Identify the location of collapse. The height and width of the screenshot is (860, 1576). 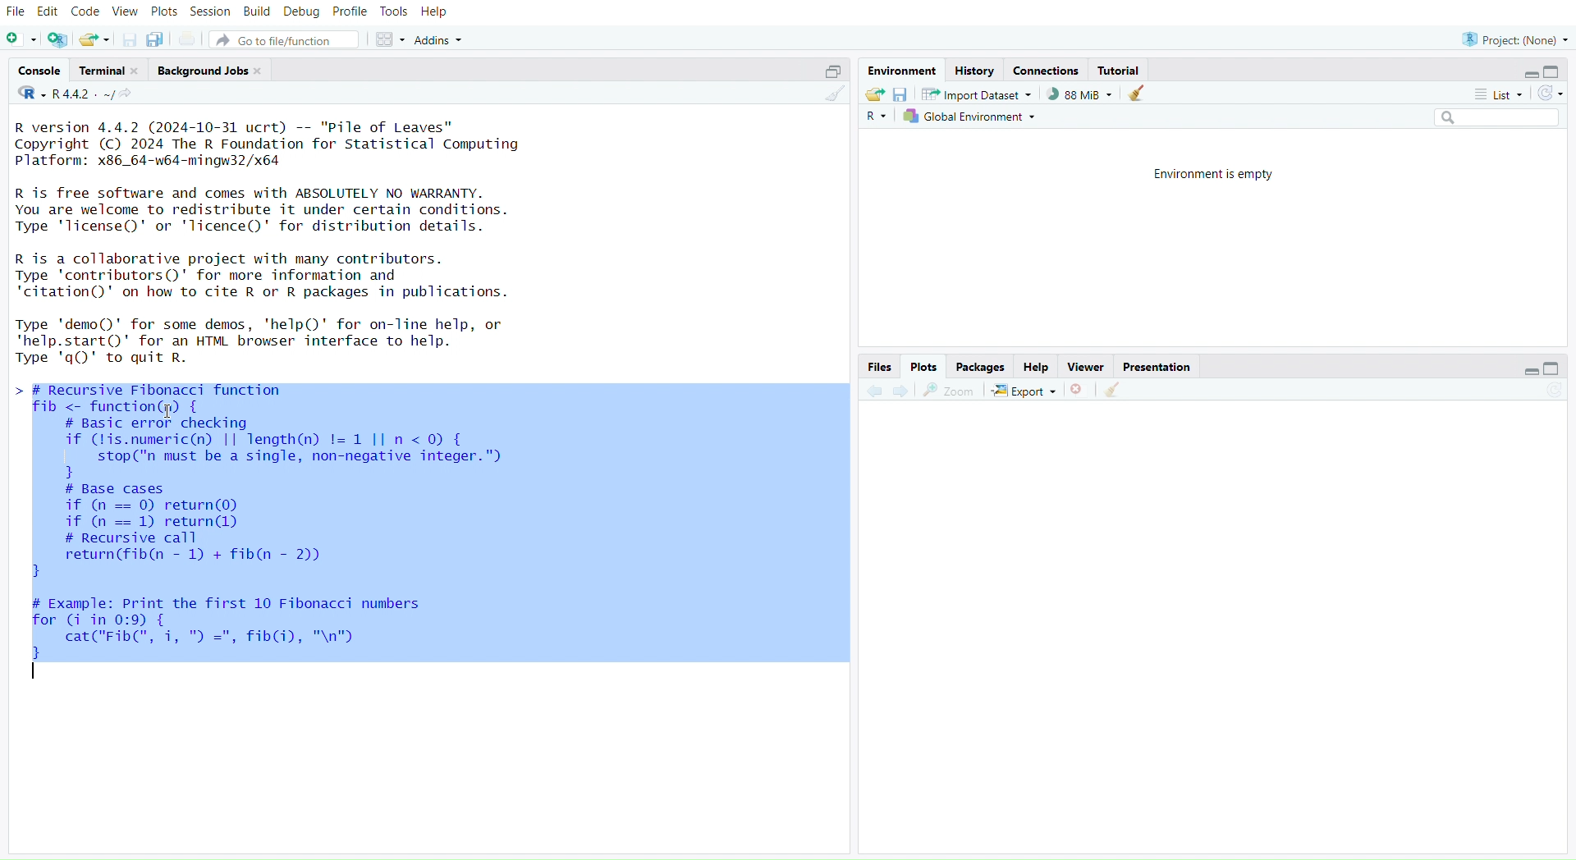
(1554, 368).